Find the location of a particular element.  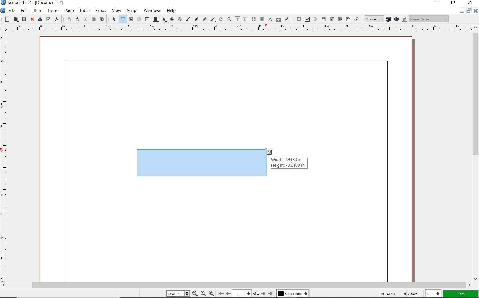

100% is located at coordinates (177, 294).